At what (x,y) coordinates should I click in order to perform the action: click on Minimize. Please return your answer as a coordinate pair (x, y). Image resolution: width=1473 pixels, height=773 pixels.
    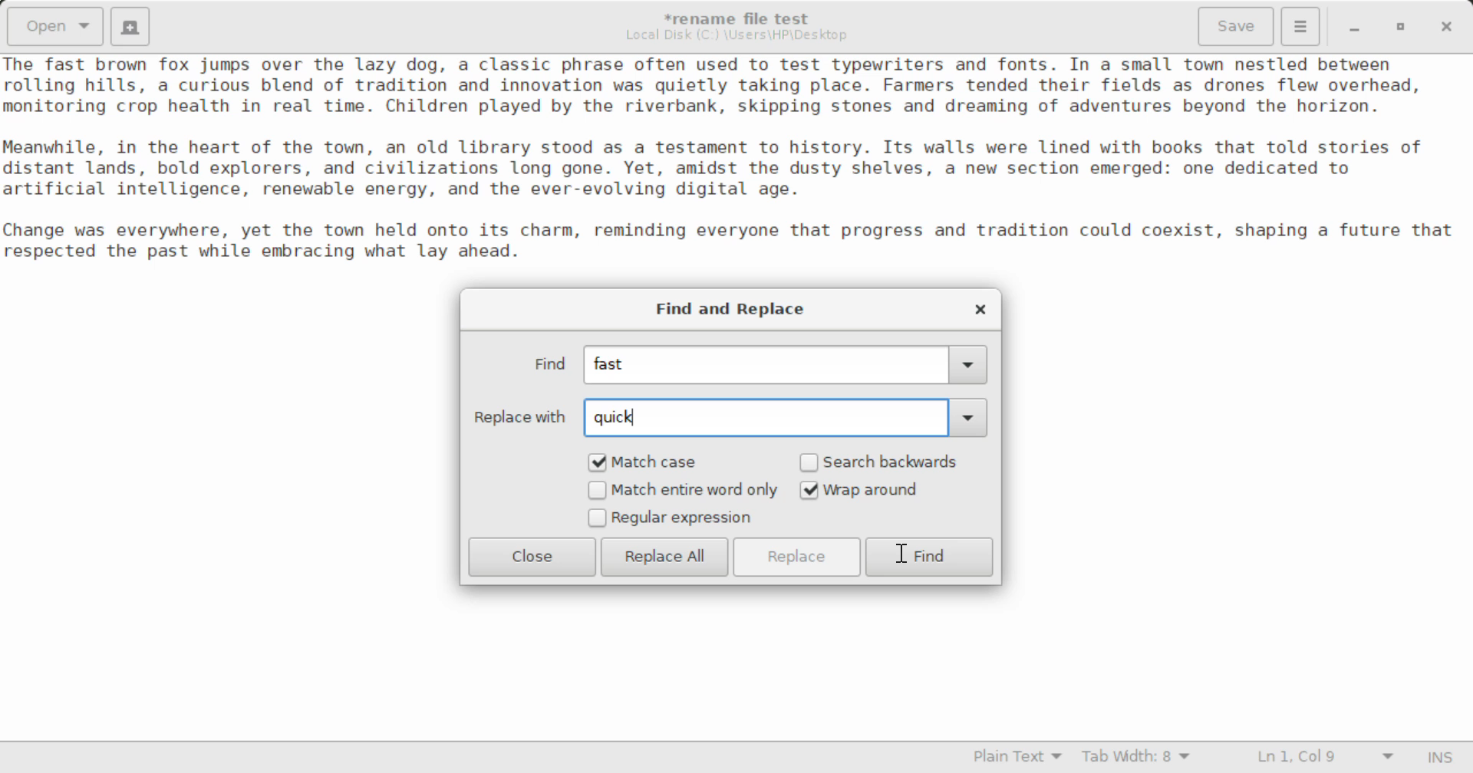
    Looking at the image, I should click on (1402, 26).